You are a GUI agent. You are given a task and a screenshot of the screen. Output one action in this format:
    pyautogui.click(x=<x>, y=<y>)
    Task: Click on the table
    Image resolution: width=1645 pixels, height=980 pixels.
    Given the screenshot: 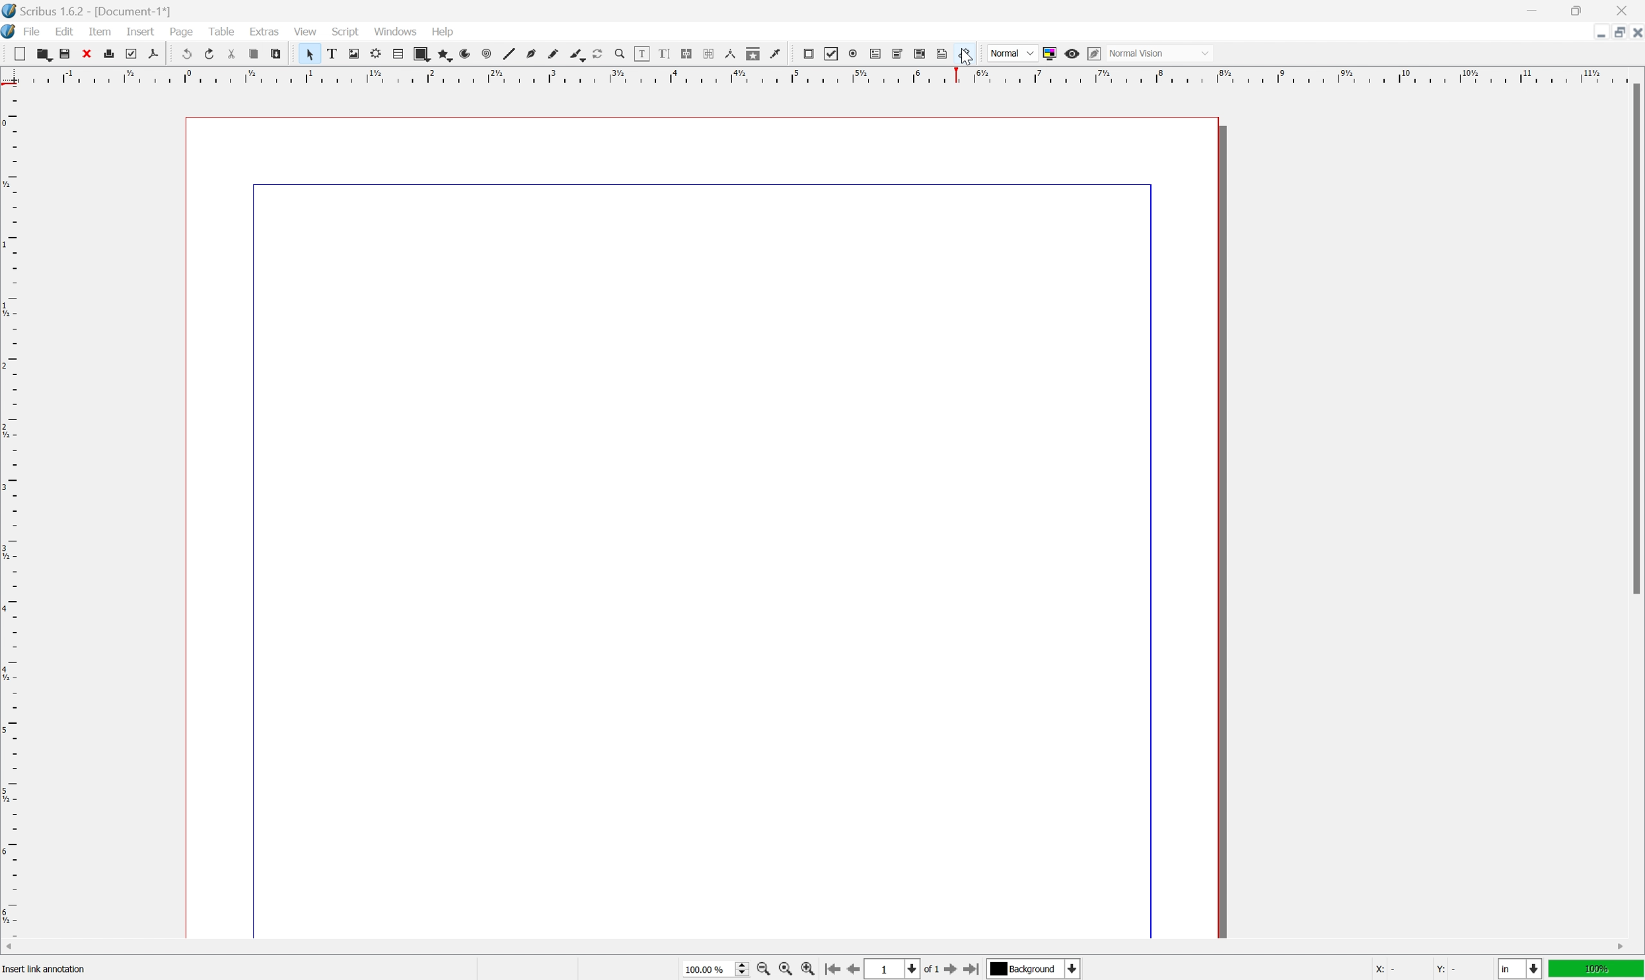 What is the action you would take?
    pyautogui.click(x=221, y=30)
    